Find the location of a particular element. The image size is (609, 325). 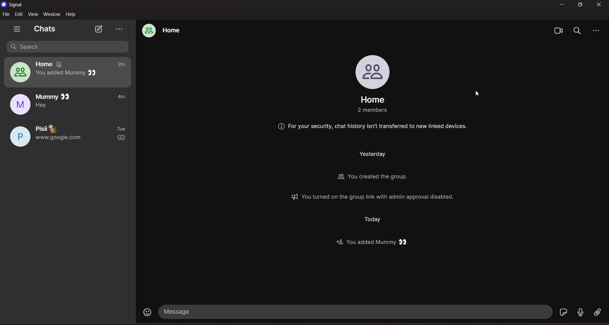

home is located at coordinates (45, 63).